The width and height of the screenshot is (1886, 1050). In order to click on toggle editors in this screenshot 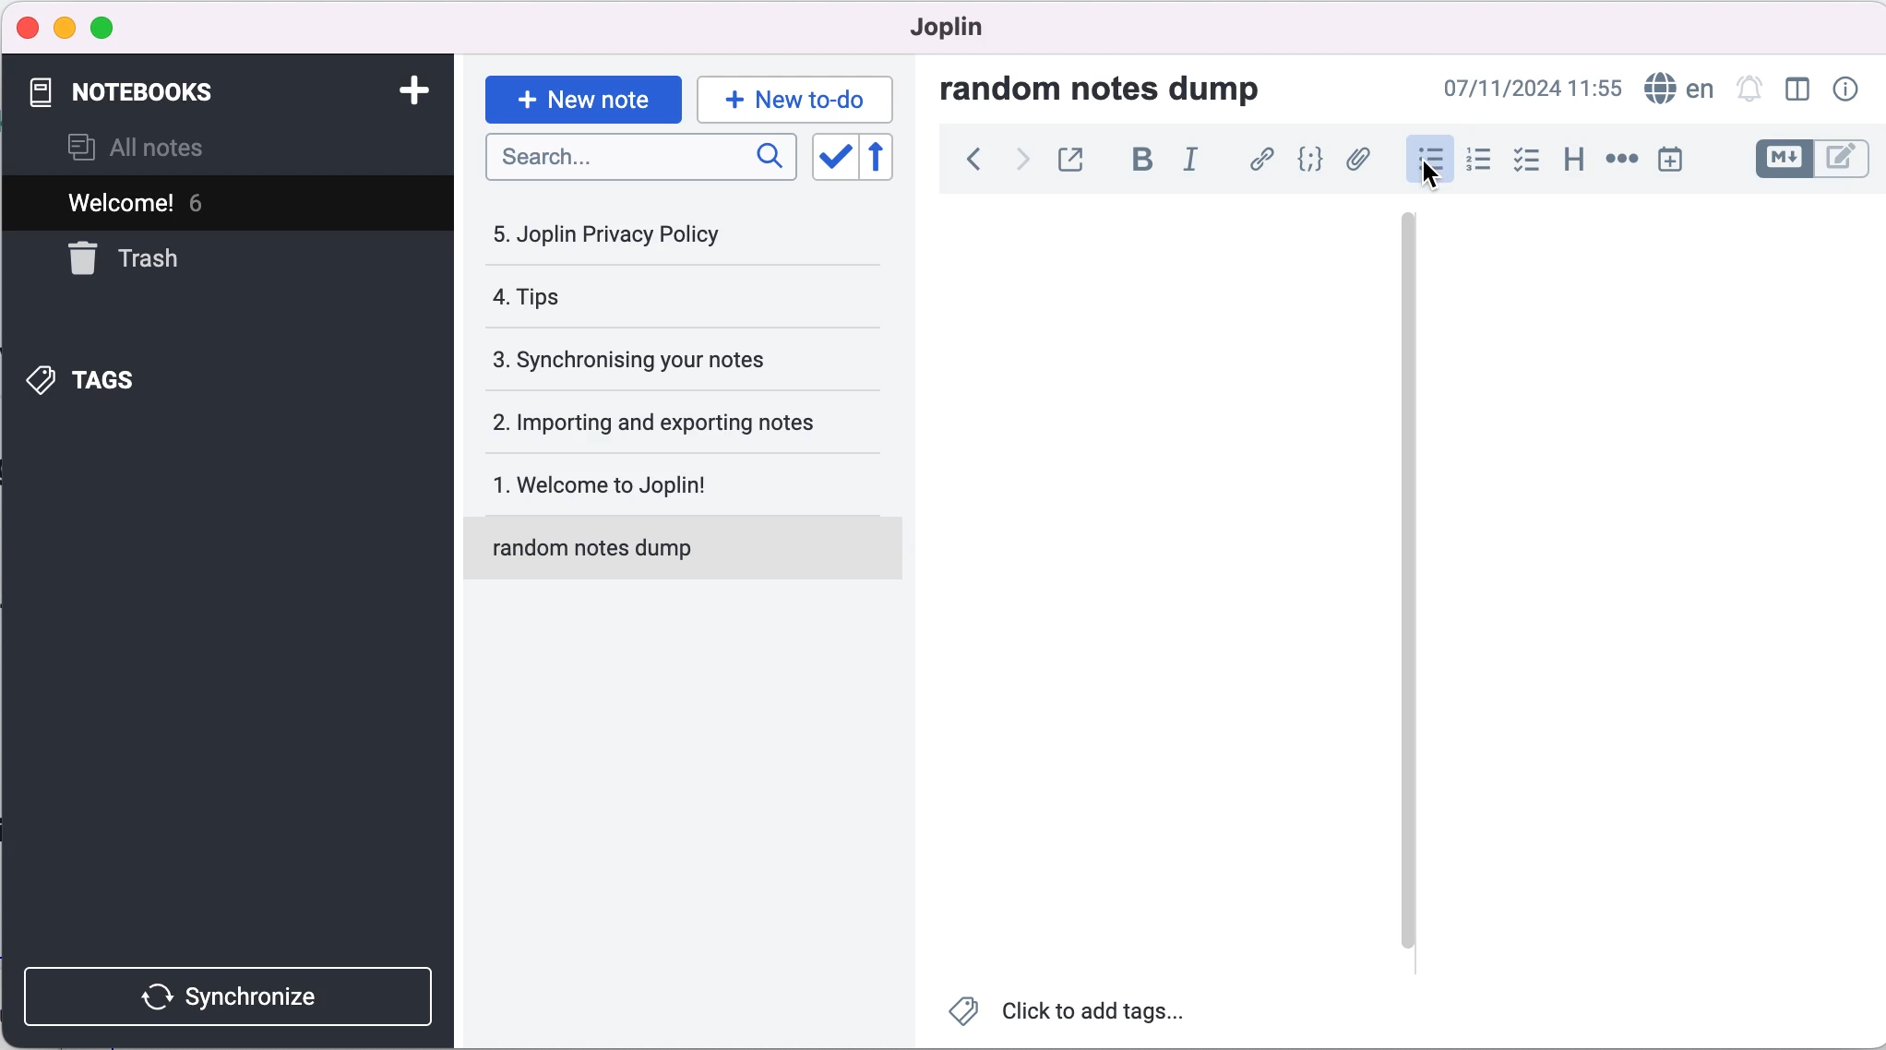, I will do `click(1810, 161)`.